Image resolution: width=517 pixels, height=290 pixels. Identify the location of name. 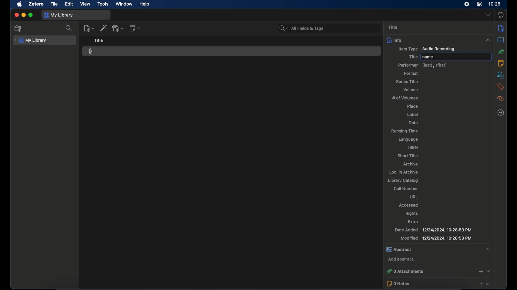
(428, 57).